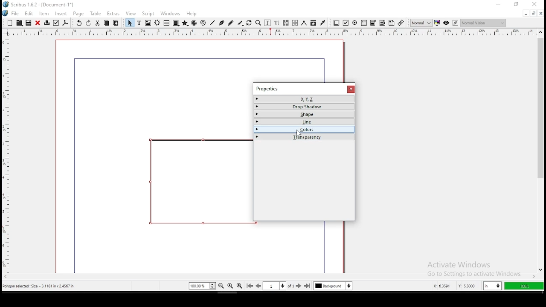 The width and height of the screenshot is (546, 307). I want to click on go to last page, so click(308, 286).